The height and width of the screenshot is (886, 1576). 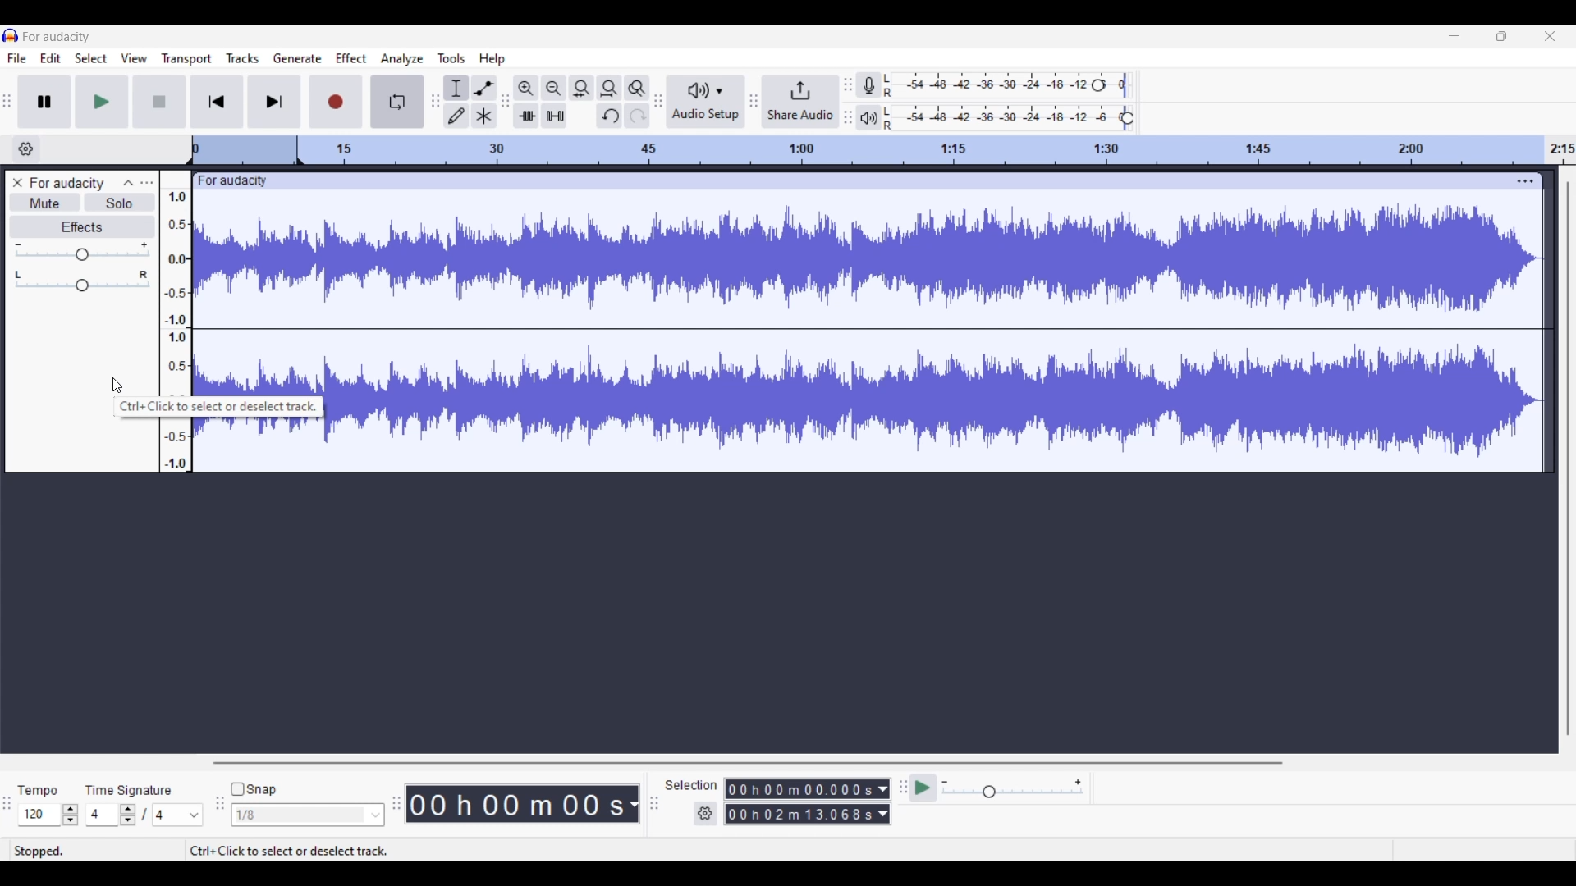 I want to click on Software name, so click(x=57, y=36).